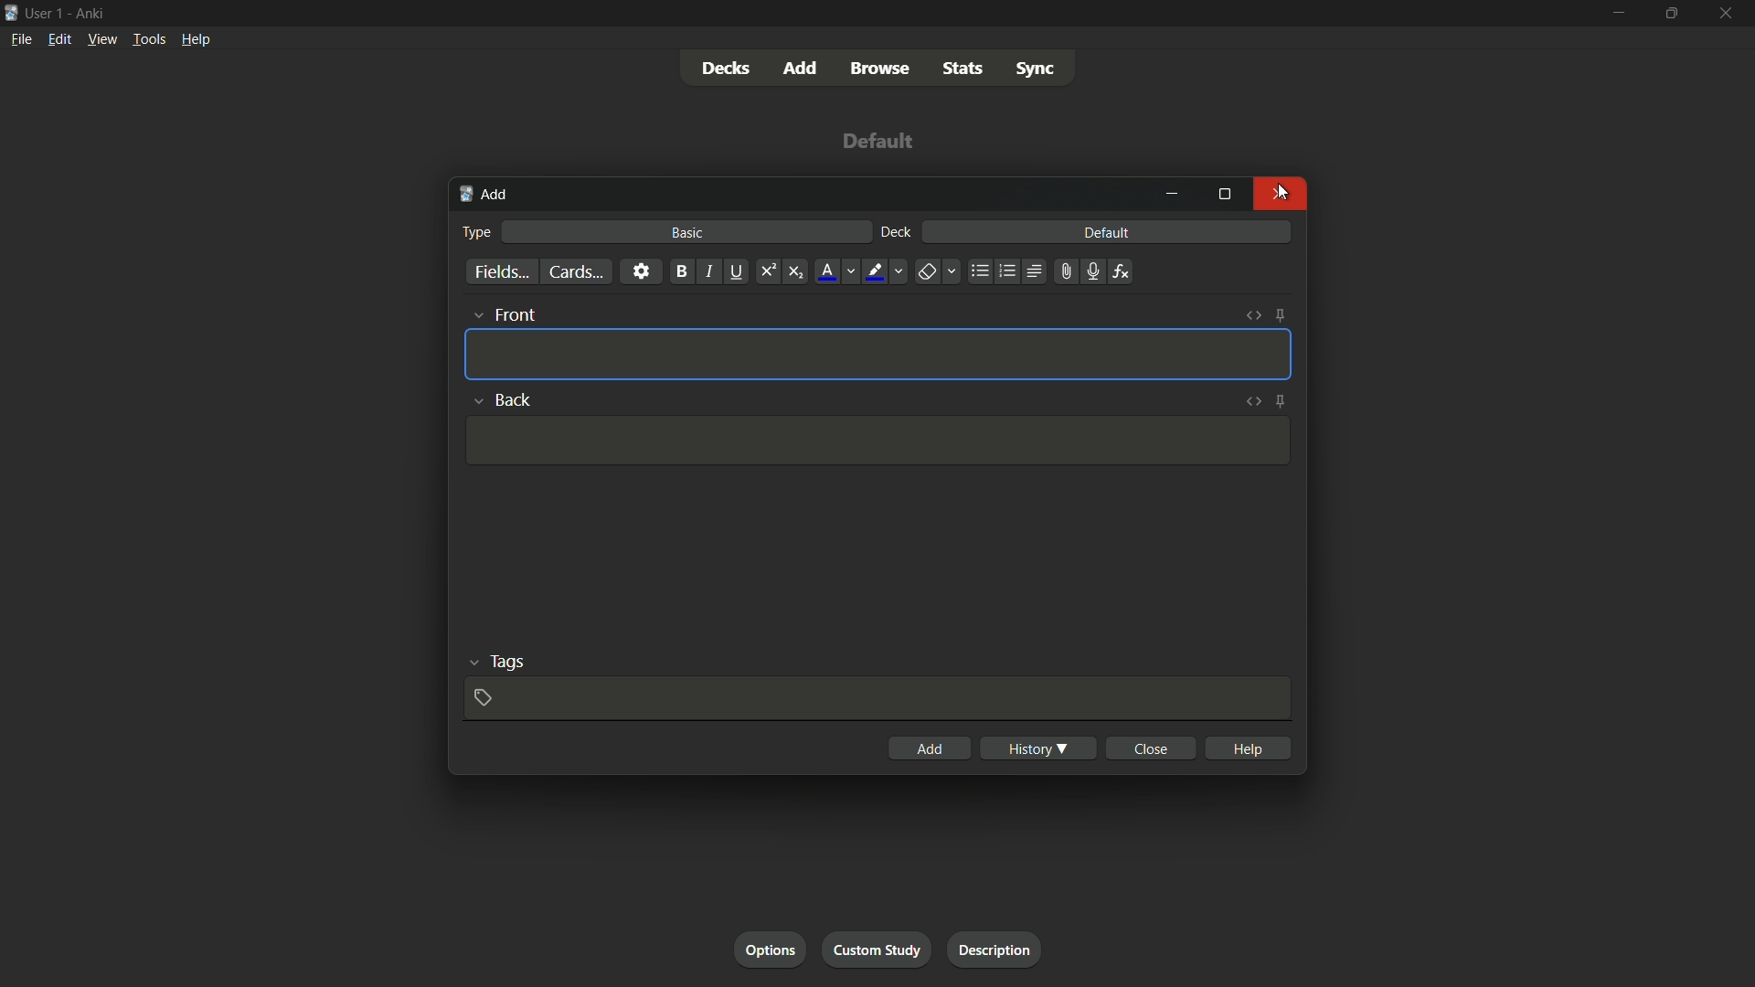  I want to click on ordered list, so click(1006, 271).